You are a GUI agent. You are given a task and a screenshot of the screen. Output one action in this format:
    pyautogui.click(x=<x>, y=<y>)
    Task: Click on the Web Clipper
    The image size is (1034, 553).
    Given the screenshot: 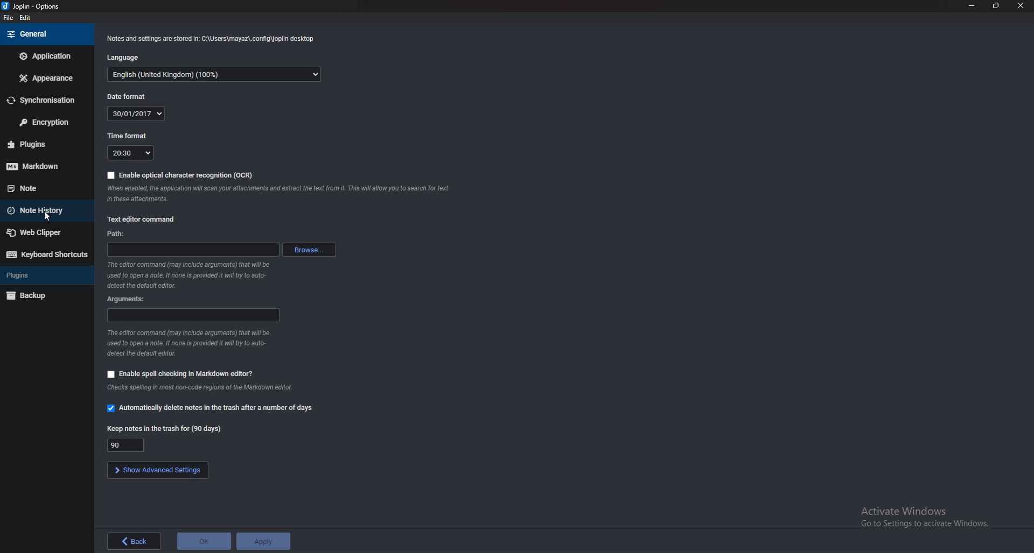 What is the action you would take?
    pyautogui.click(x=43, y=232)
    